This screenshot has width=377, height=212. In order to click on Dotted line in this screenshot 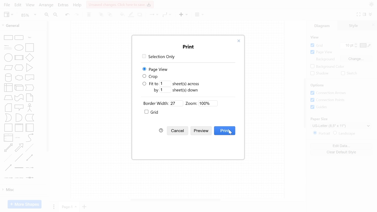, I will do `click(8, 158)`.